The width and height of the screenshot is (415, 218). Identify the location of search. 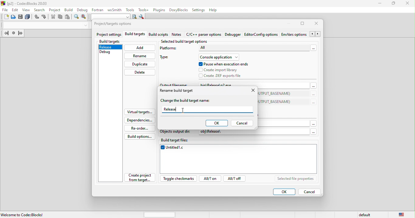
(40, 9).